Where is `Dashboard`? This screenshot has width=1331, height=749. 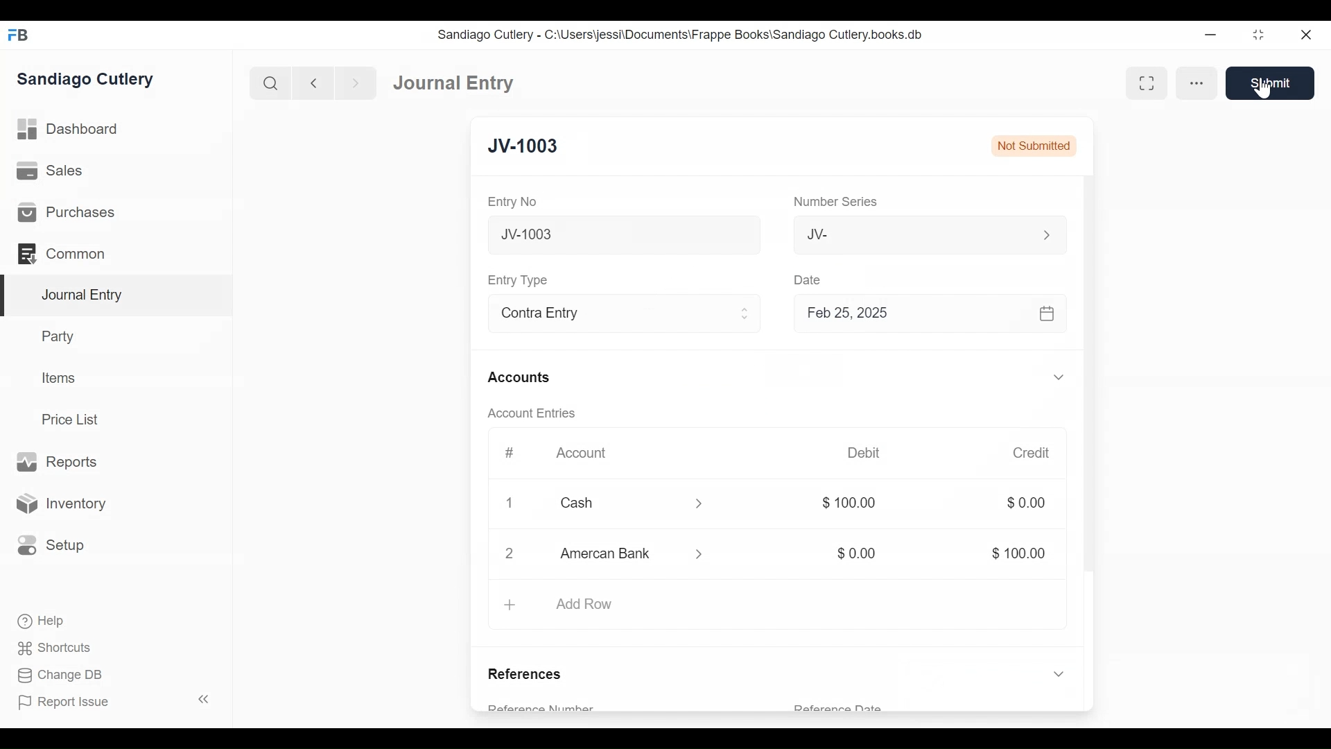 Dashboard is located at coordinates (73, 131).